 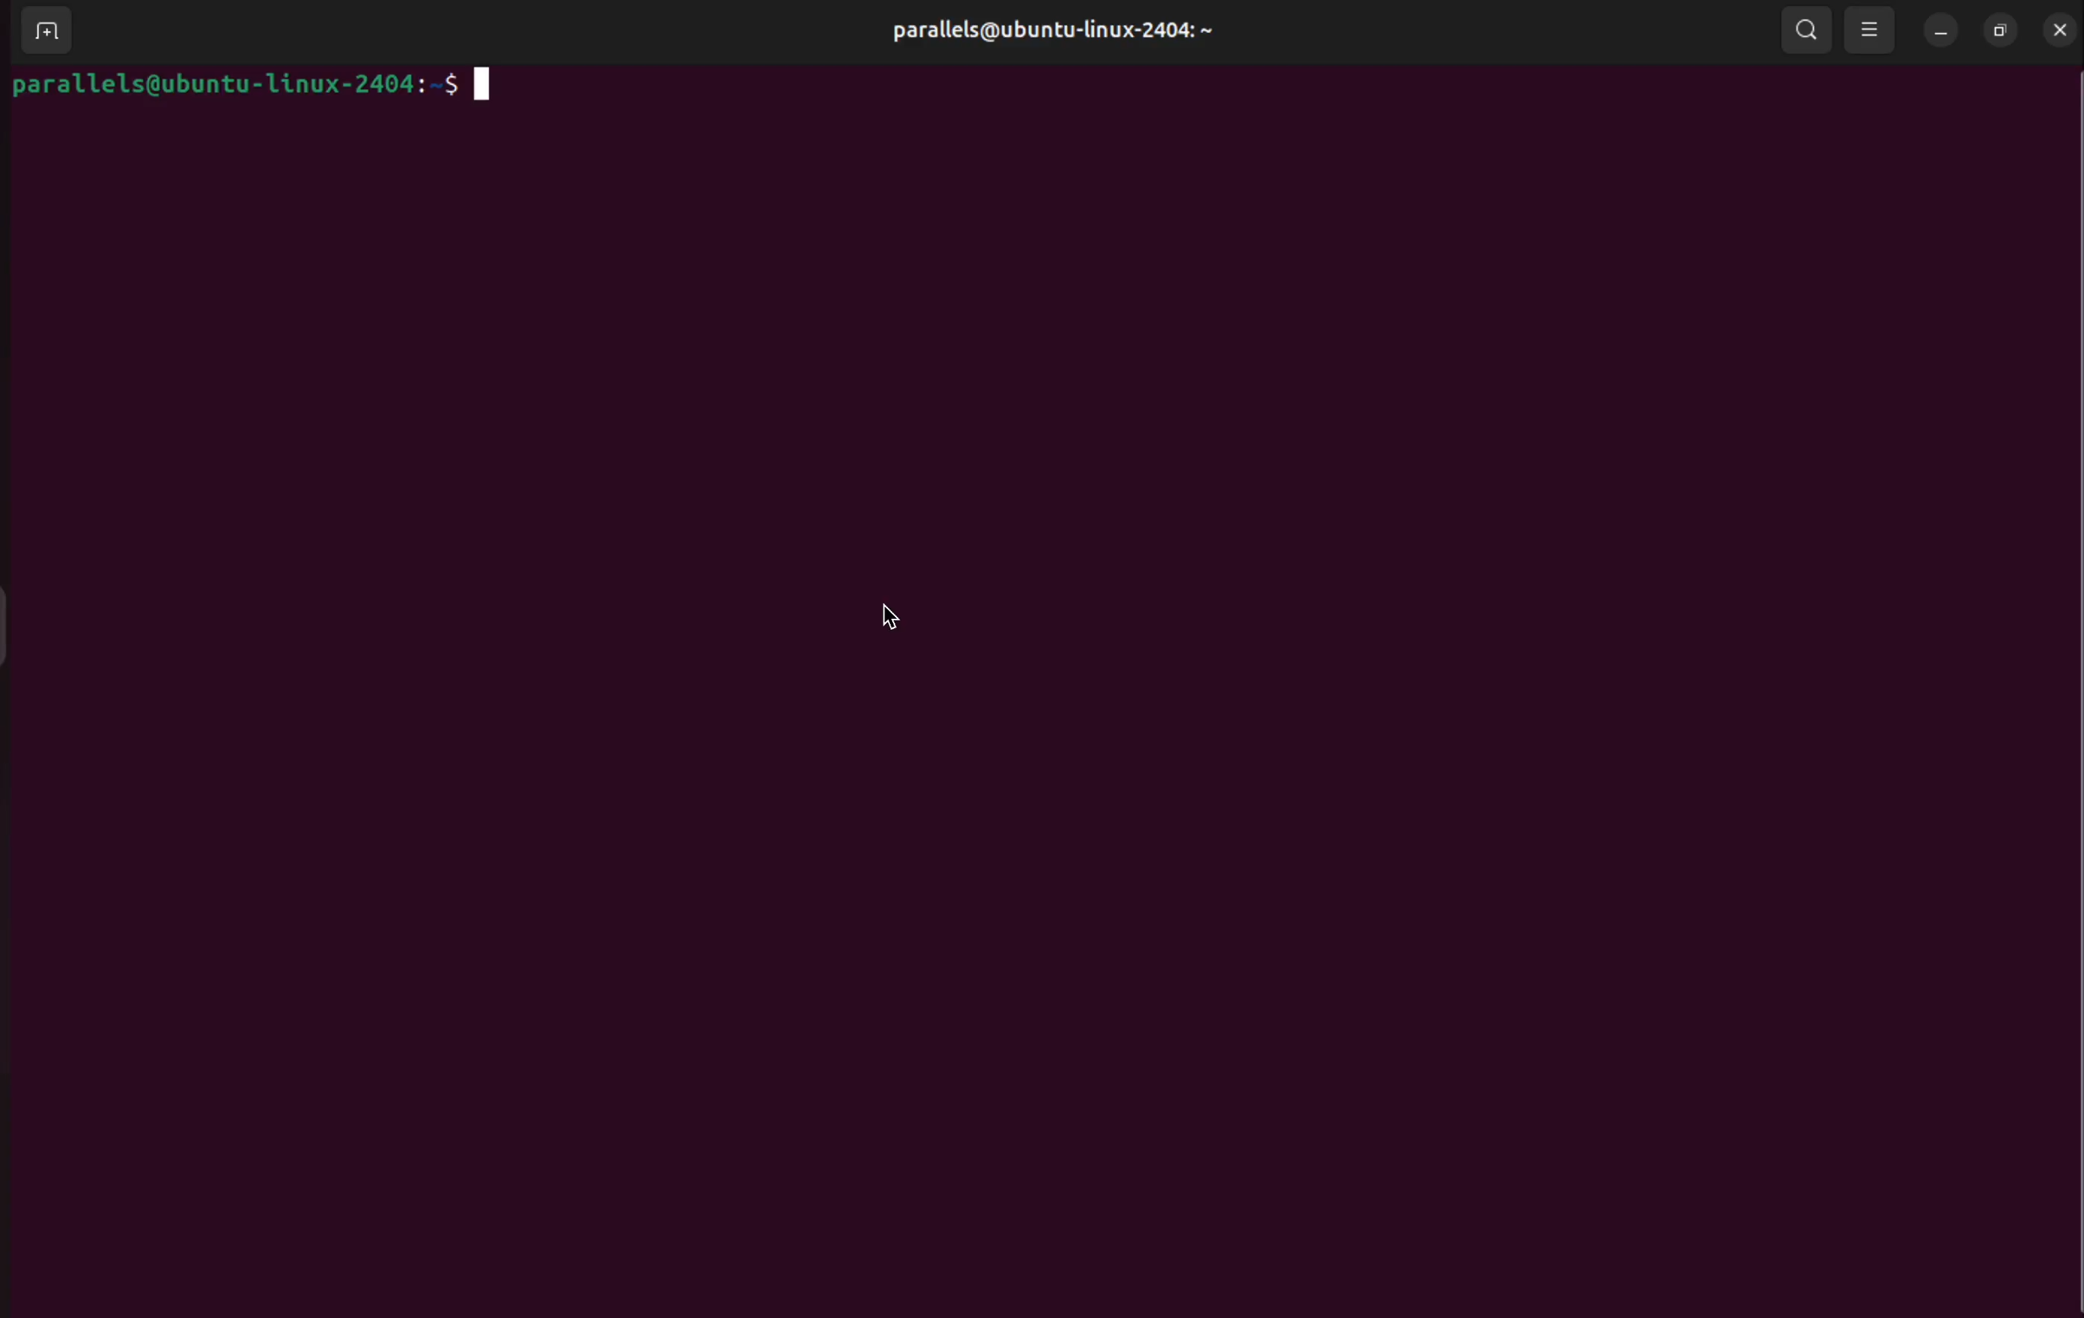 What do you see at coordinates (1866, 26) in the screenshot?
I see `view point` at bounding box center [1866, 26].